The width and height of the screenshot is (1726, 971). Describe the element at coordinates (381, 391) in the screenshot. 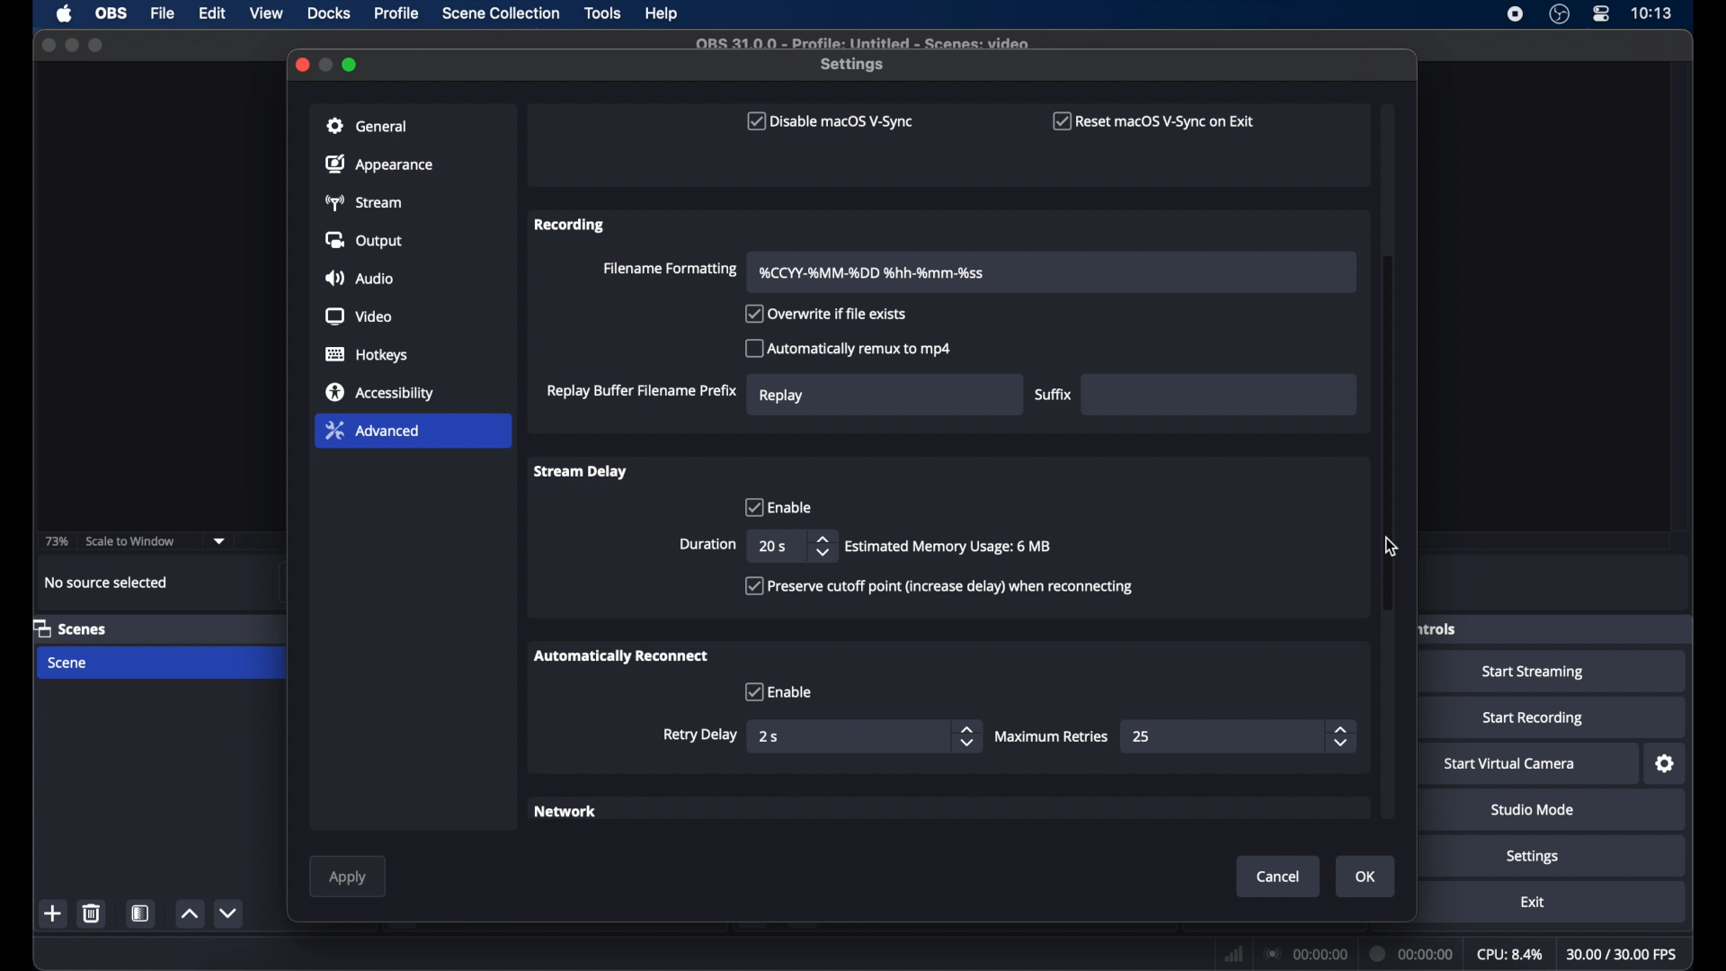

I see `accessibility ` at that location.